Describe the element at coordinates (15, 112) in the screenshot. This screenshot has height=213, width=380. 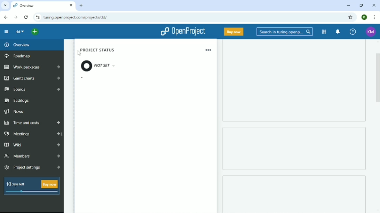
I see `News` at that location.